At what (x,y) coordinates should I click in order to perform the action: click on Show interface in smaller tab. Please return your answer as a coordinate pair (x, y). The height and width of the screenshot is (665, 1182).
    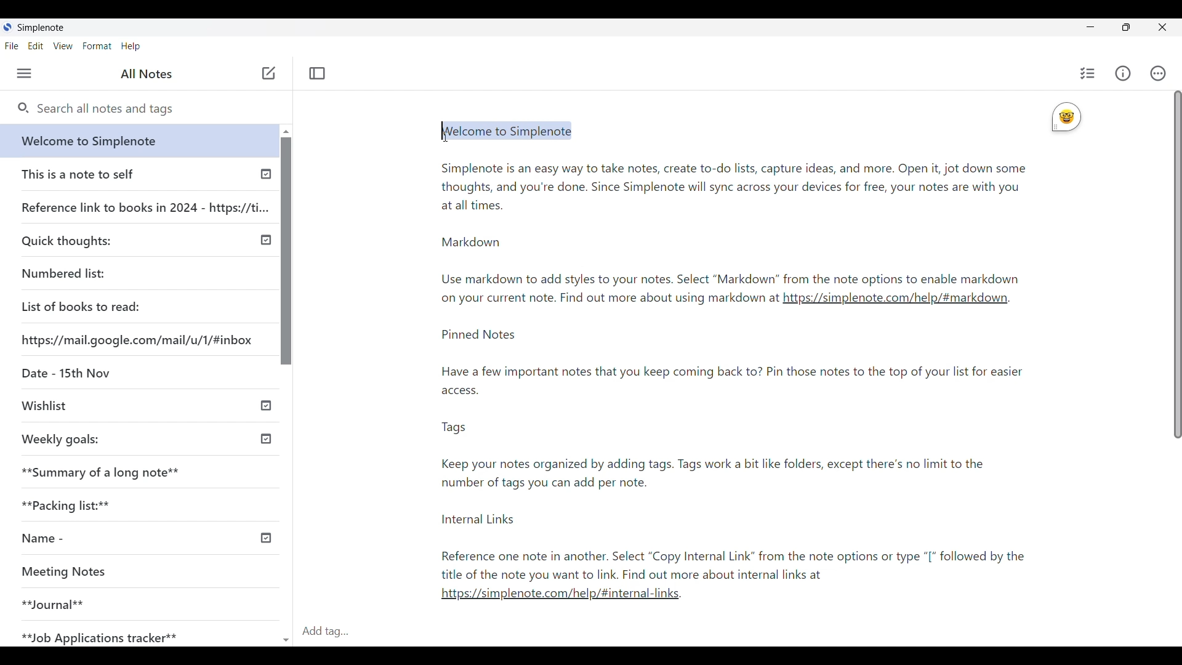
    Looking at the image, I should click on (1126, 27).